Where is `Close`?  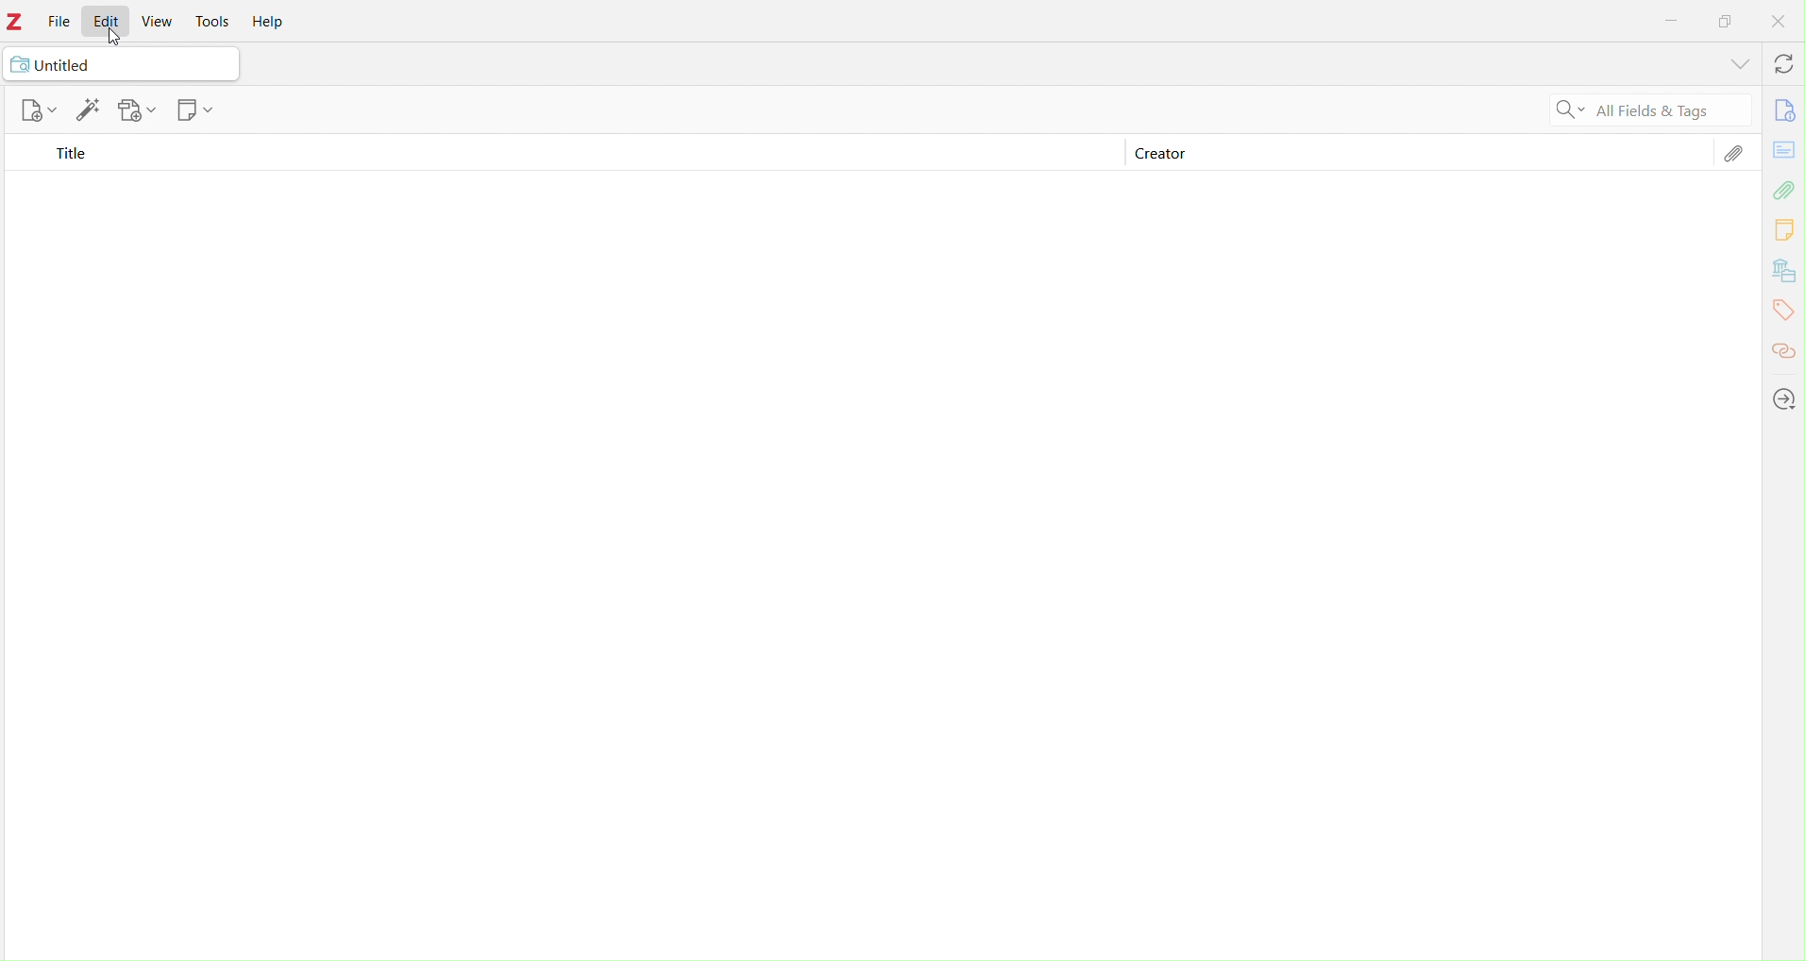 Close is located at coordinates (1780, 22).